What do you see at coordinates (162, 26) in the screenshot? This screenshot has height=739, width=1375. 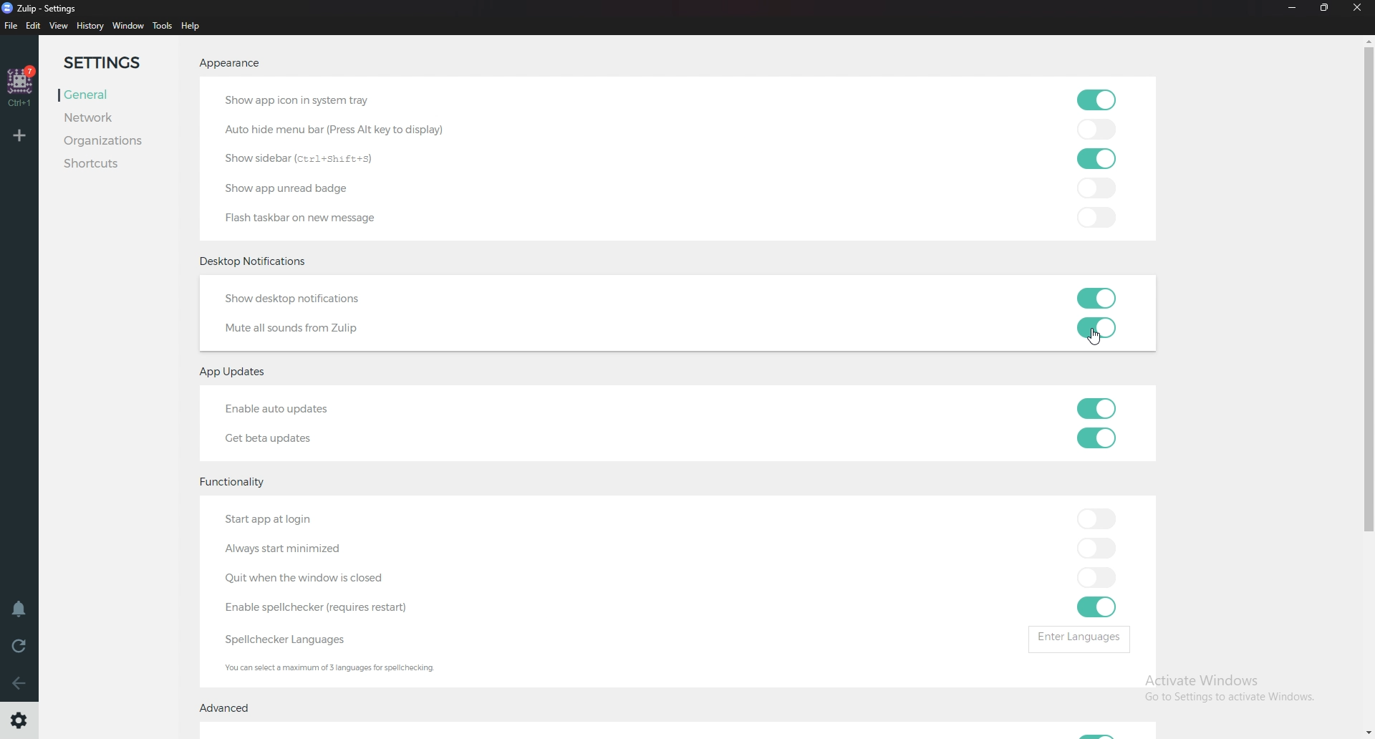 I see `Tools` at bounding box center [162, 26].